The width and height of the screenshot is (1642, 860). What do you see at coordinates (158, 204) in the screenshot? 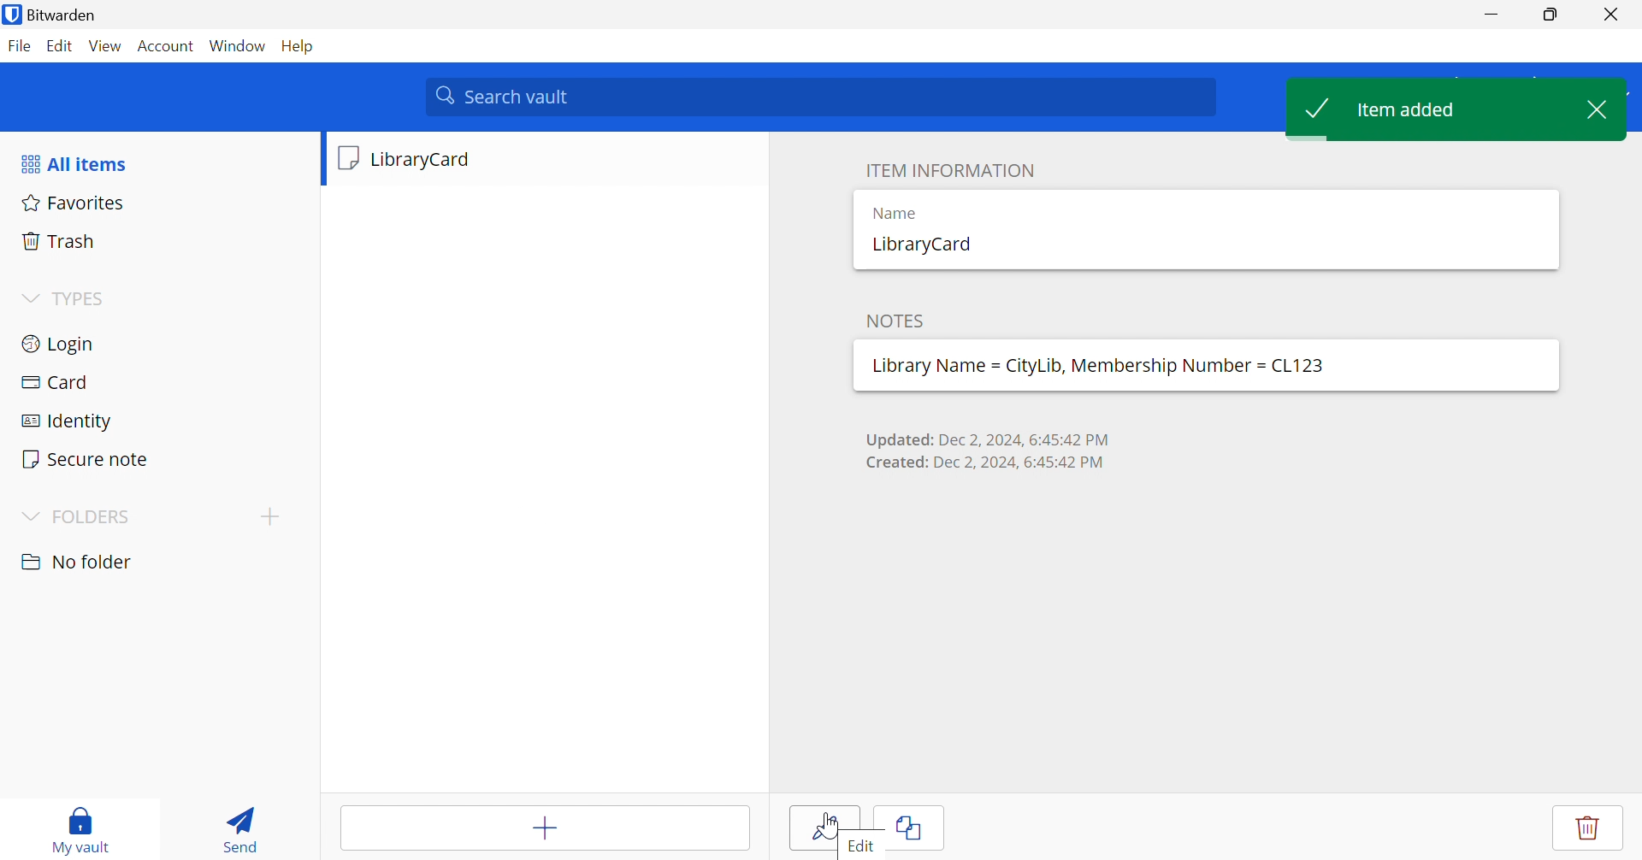
I see `Favorites` at bounding box center [158, 204].